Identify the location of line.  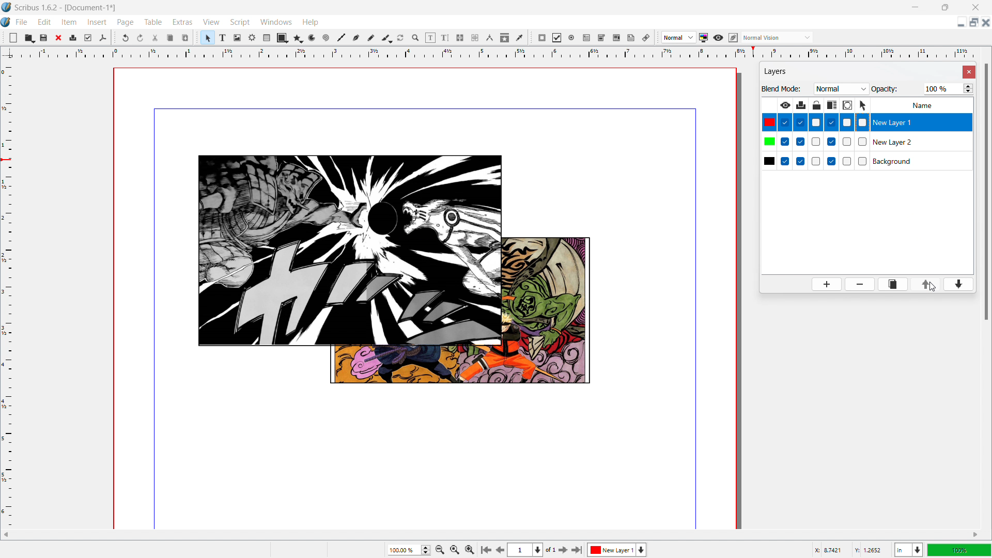
(342, 37).